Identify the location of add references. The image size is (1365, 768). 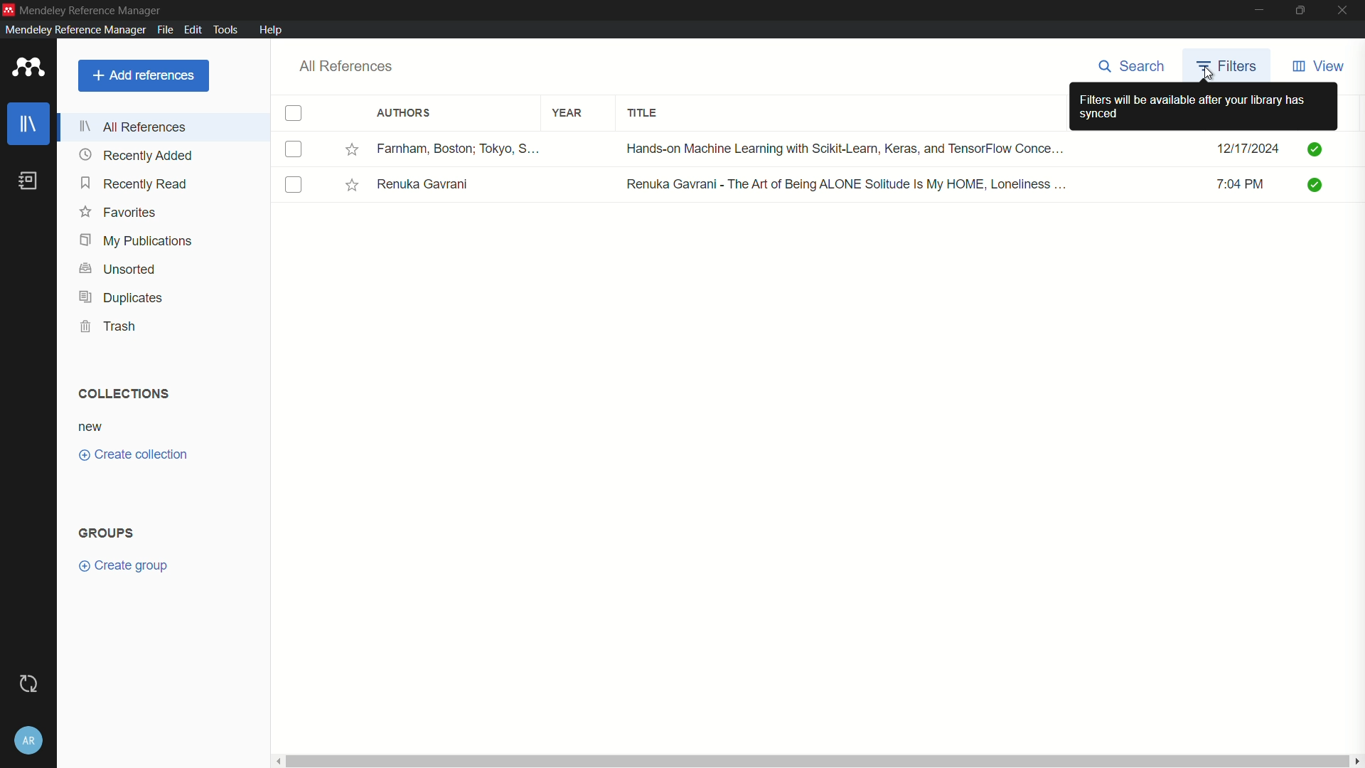
(143, 76).